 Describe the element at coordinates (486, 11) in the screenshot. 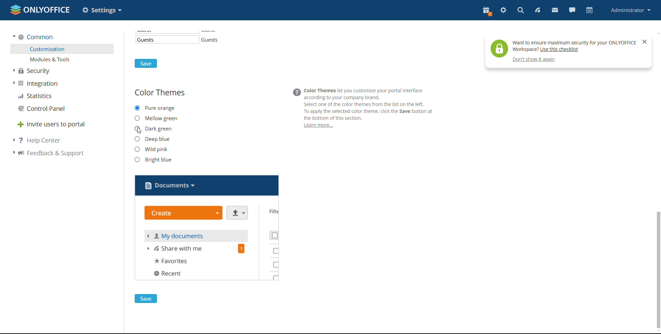

I see `present` at that location.